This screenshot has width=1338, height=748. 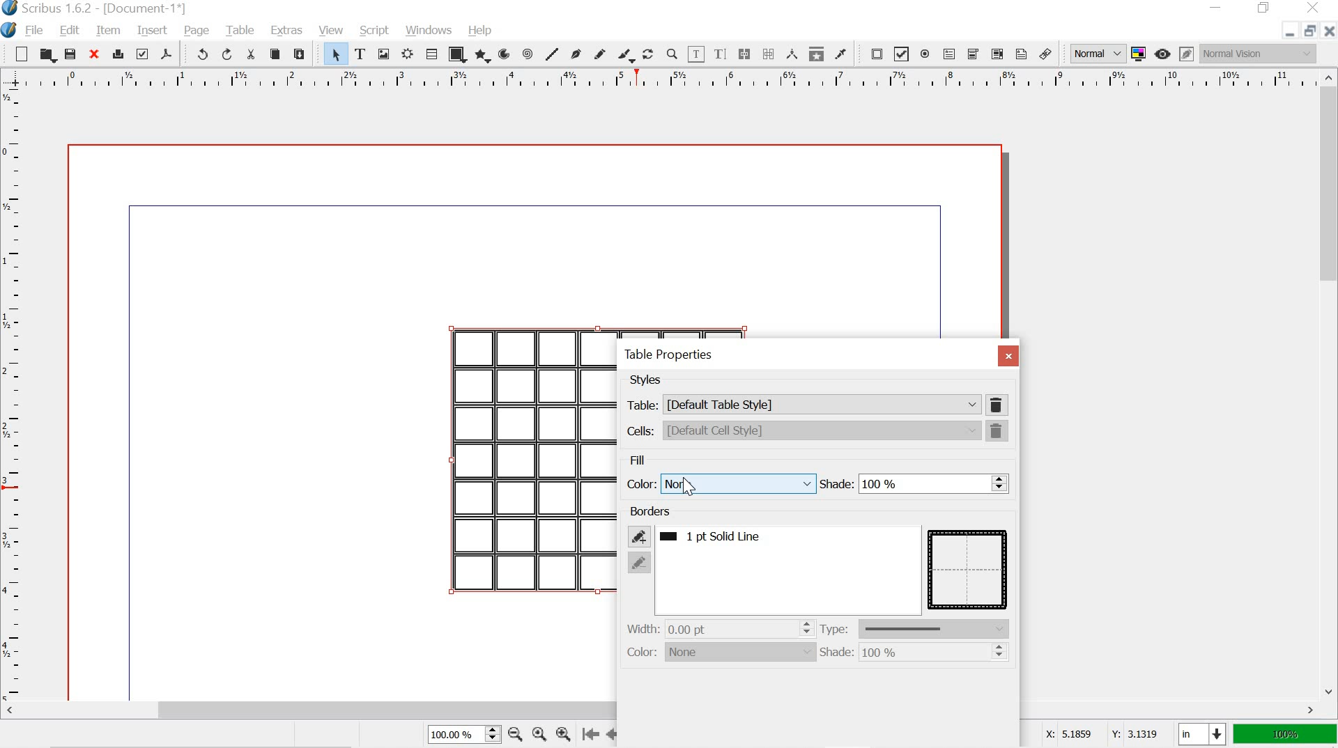 I want to click on go to the first page, so click(x=592, y=735).